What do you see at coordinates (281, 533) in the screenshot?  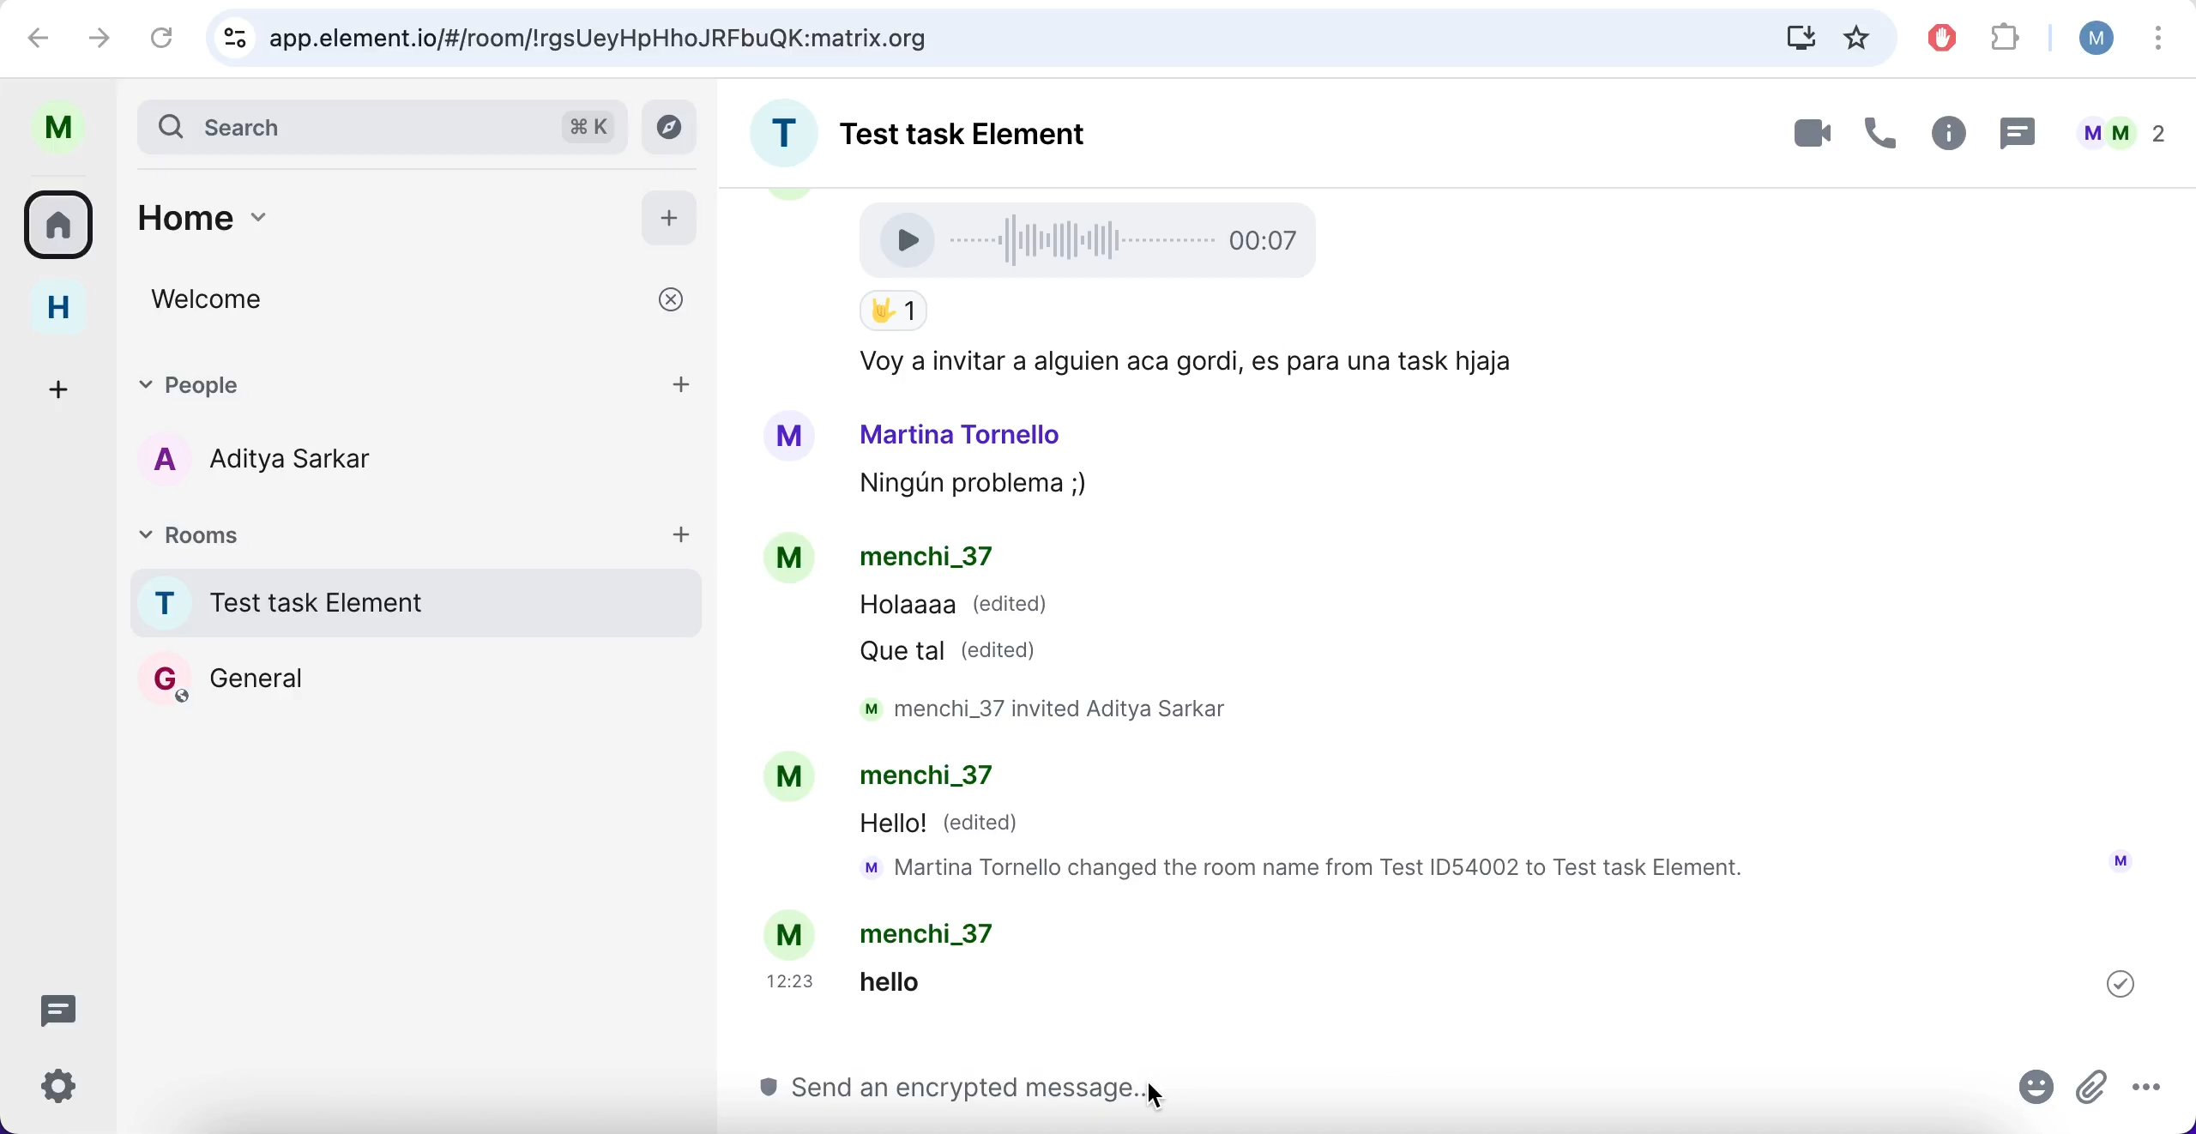 I see `rooms` at bounding box center [281, 533].